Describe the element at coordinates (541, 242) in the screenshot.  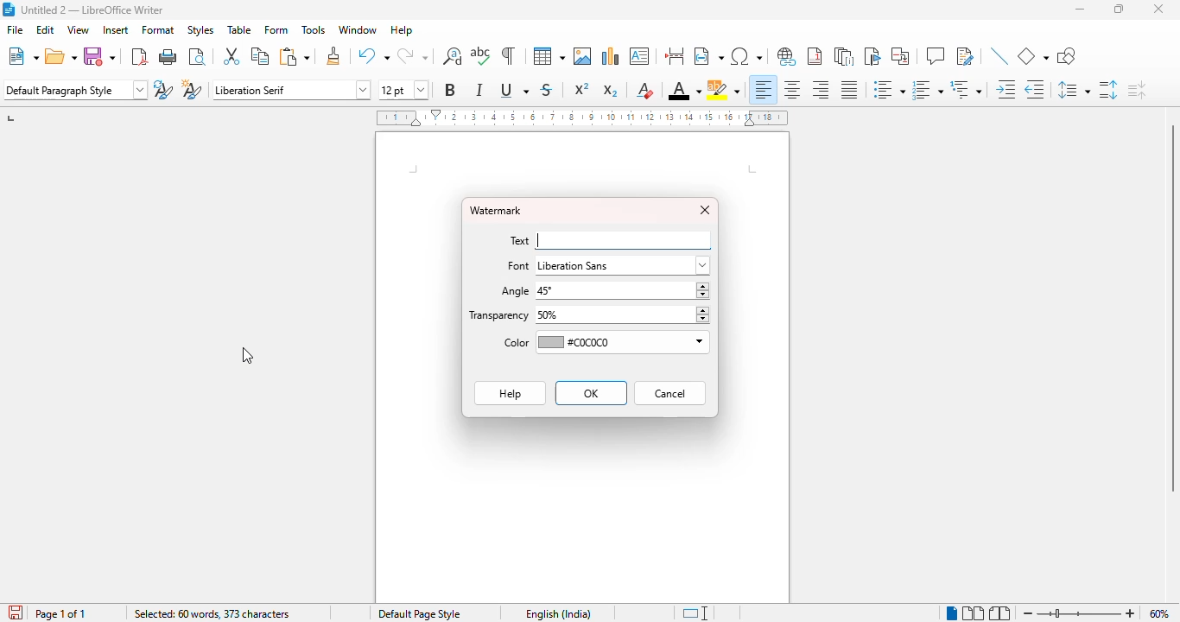
I see `typing cursor` at that location.